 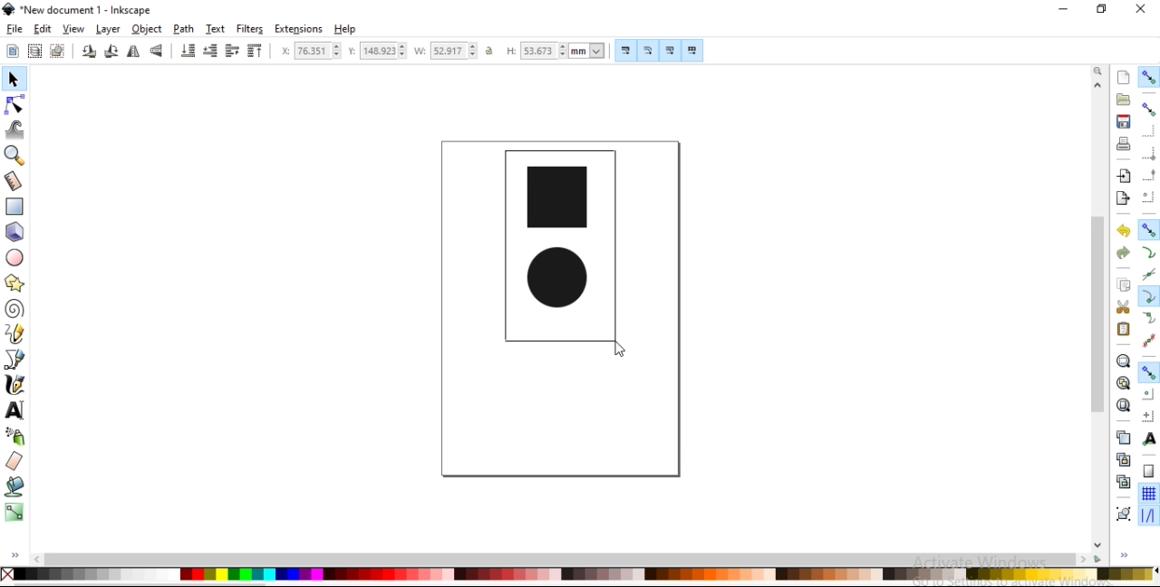 What do you see at coordinates (184, 28) in the screenshot?
I see `path` at bounding box center [184, 28].